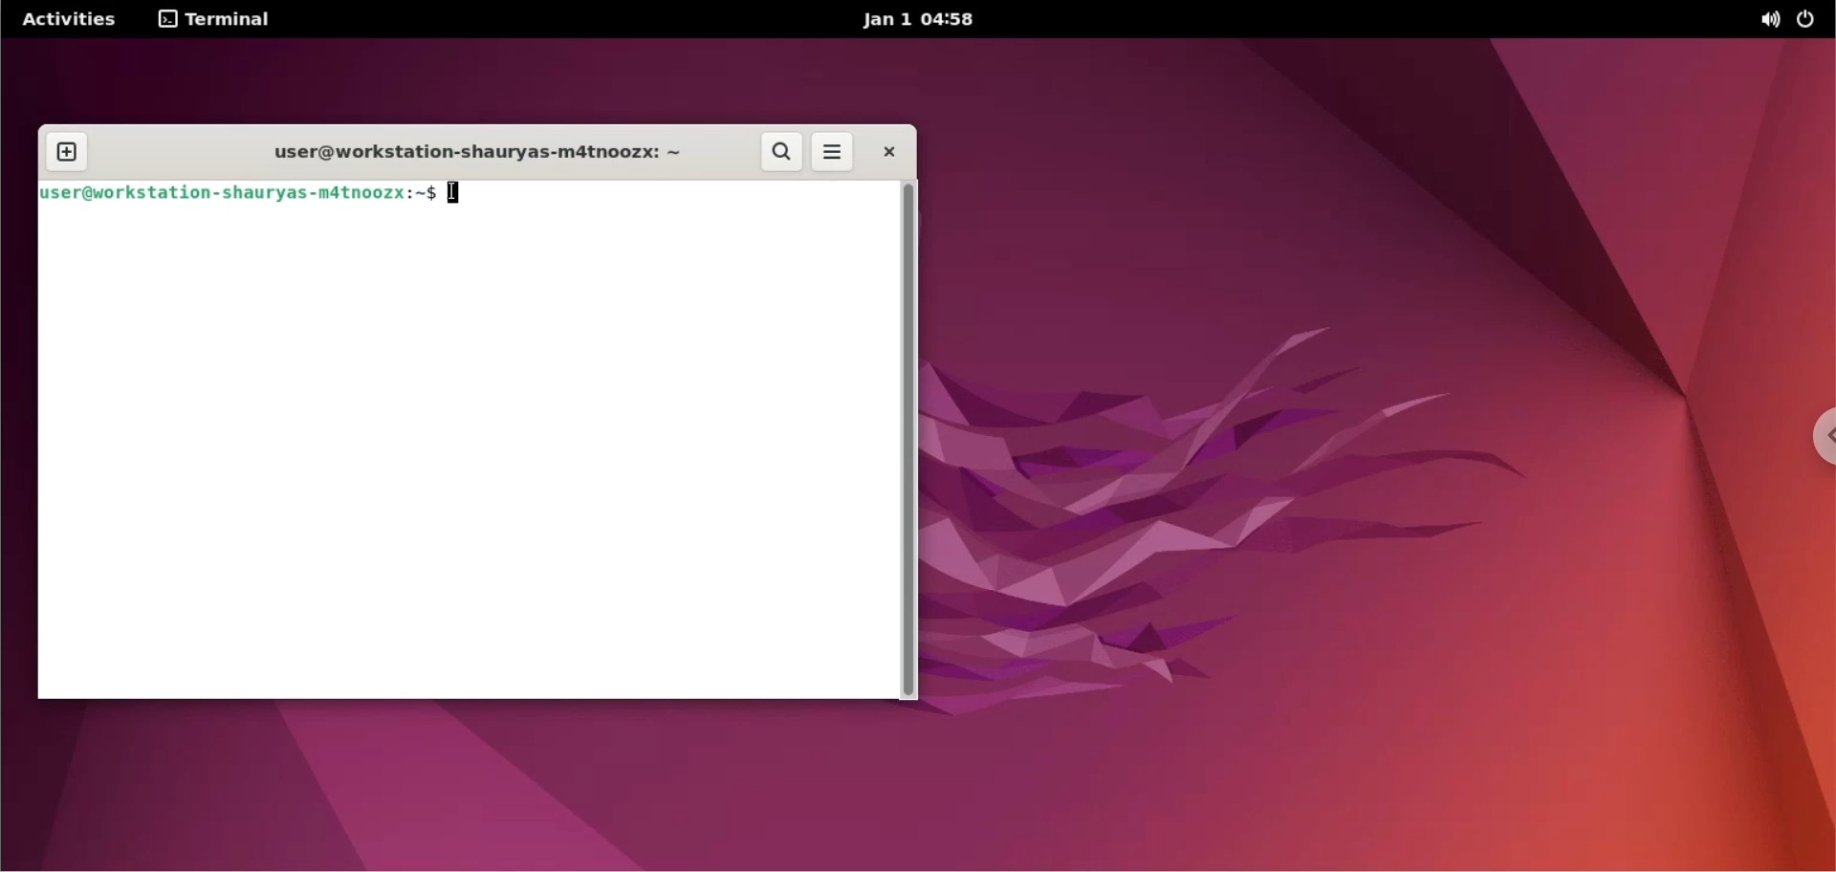 This screenshot has height=872, width=1836. I want to click on new tab, so click(65, 151).